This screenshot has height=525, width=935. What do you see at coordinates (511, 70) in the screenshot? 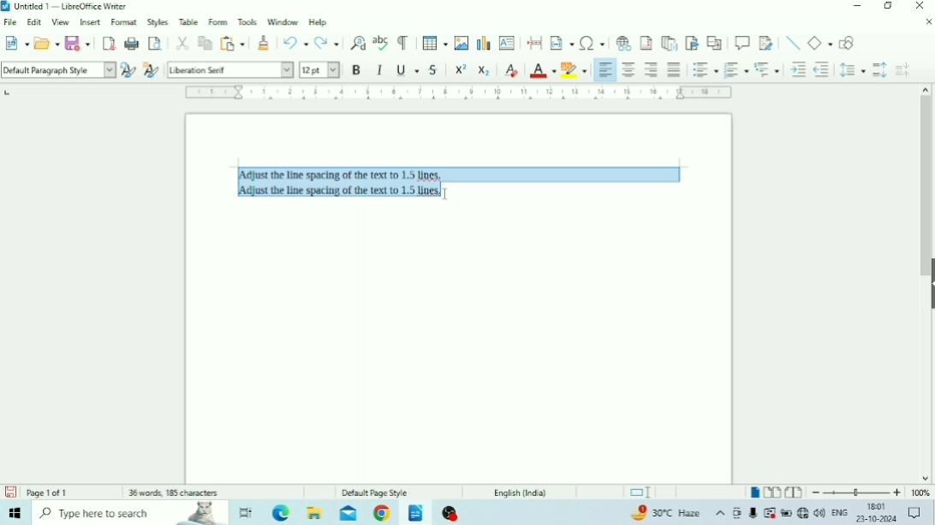
I see `Clear Direct Formatting` at bounding box center [511, 70].